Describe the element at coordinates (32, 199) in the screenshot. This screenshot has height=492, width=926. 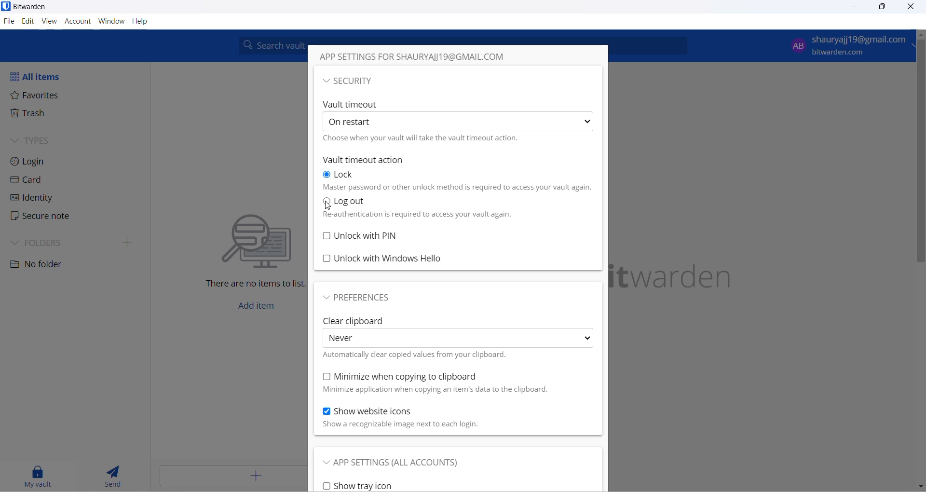
I see `identity` at that location.